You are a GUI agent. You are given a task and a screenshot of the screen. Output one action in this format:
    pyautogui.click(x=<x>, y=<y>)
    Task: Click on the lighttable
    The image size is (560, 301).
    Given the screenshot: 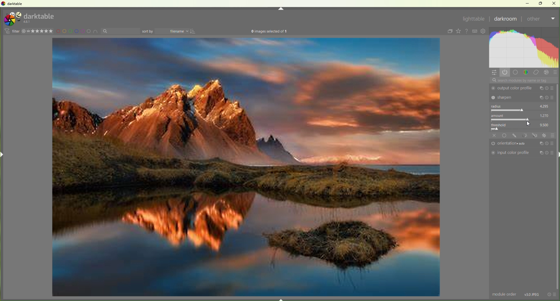 What is the action you would take?
    pyautogui.click(x=473, y=20)
    